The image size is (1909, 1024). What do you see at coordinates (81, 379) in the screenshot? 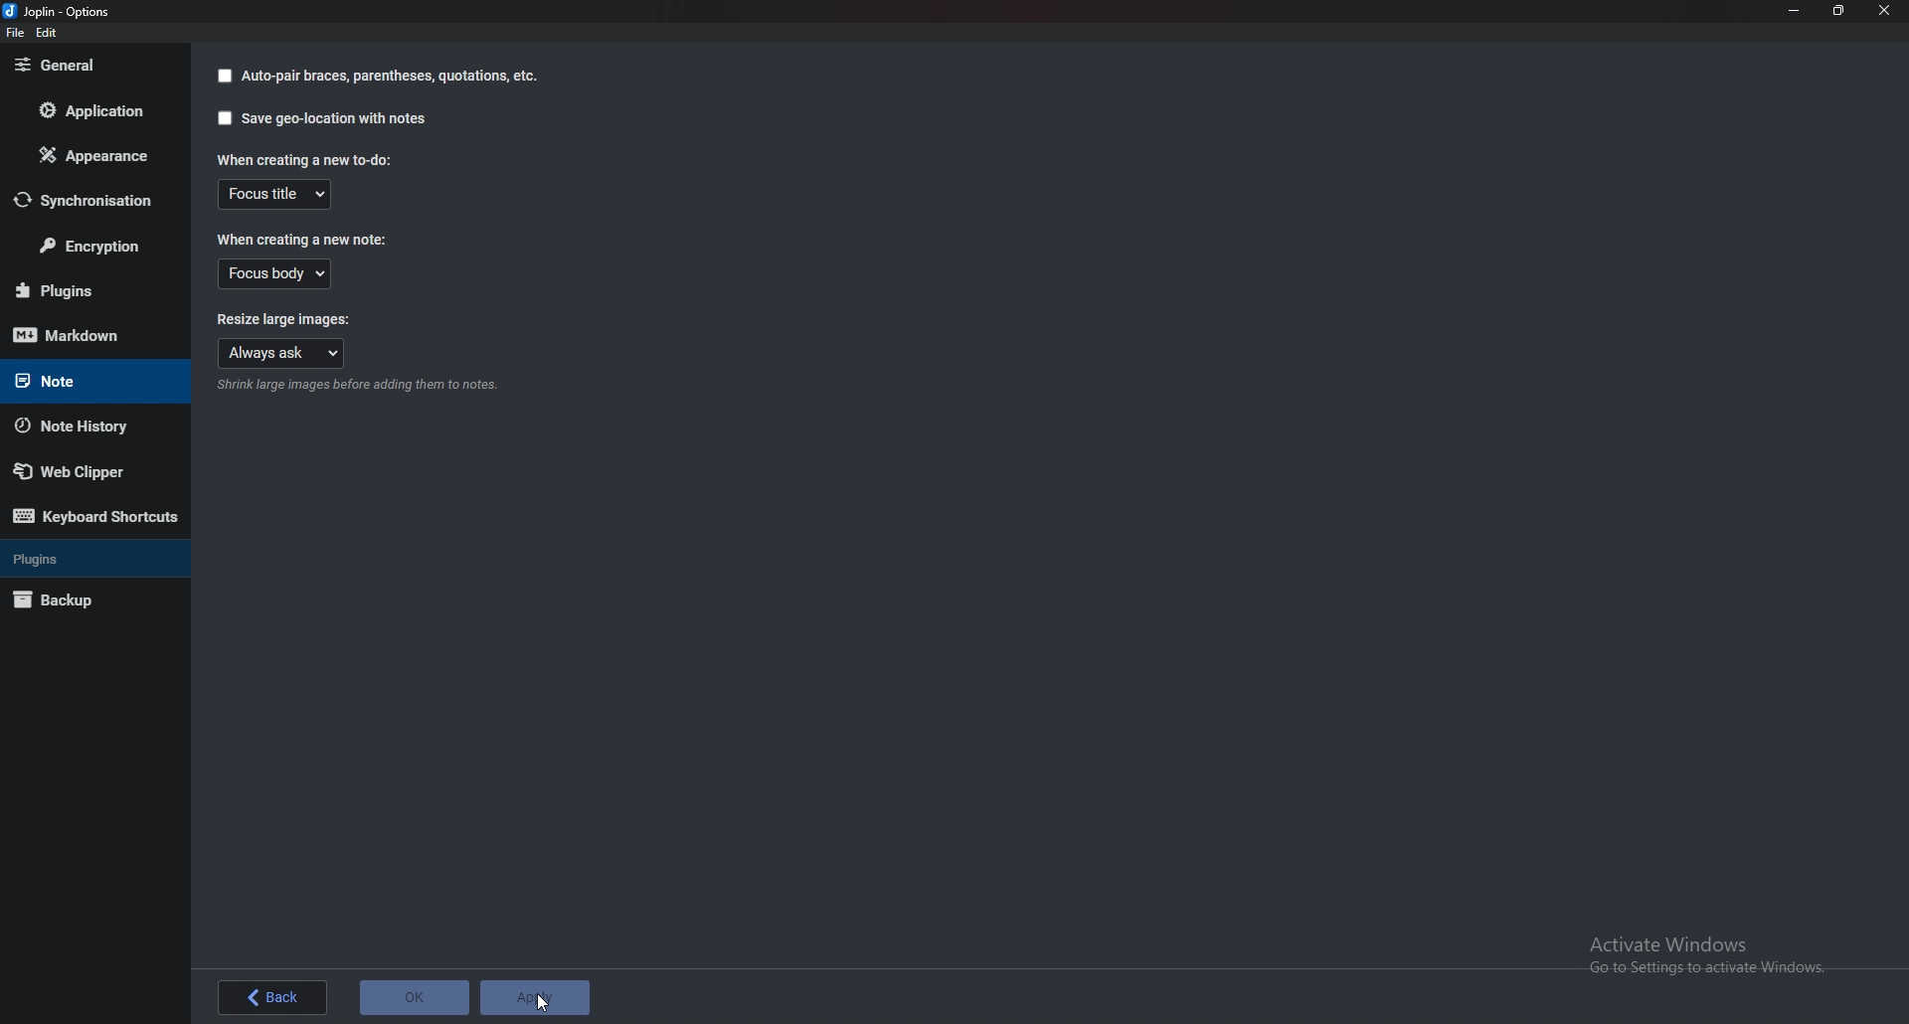
I see `note` at bounding box center [81, 379].